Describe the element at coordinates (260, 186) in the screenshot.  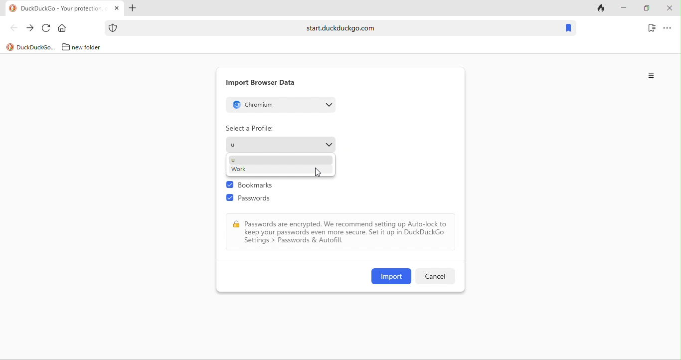
I see `bookmarks` at that location.